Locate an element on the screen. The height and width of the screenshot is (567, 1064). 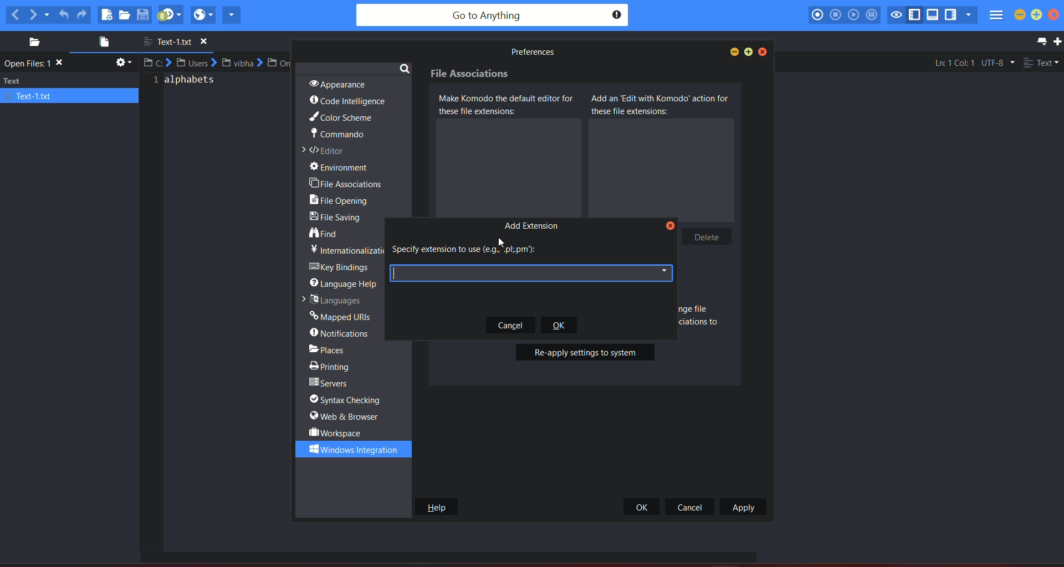
add extension is located at coordinates (533, 224).